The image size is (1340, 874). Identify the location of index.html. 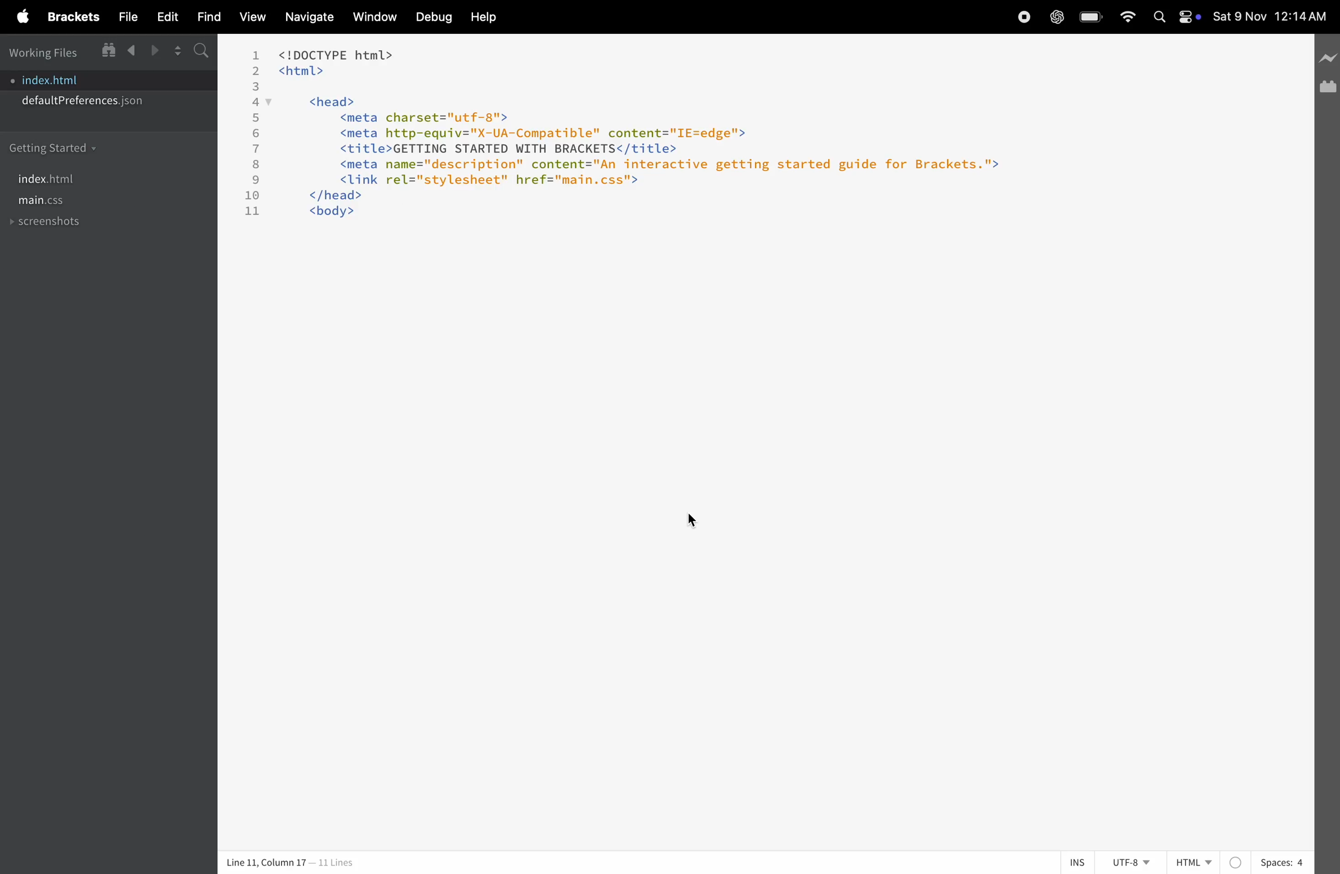
(87, 179).